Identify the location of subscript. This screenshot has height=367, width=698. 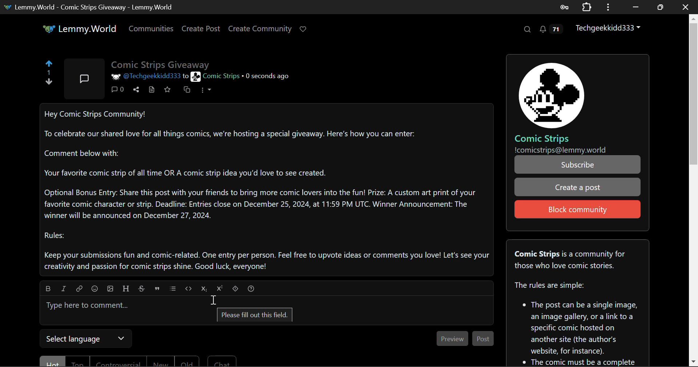
(204, 287).